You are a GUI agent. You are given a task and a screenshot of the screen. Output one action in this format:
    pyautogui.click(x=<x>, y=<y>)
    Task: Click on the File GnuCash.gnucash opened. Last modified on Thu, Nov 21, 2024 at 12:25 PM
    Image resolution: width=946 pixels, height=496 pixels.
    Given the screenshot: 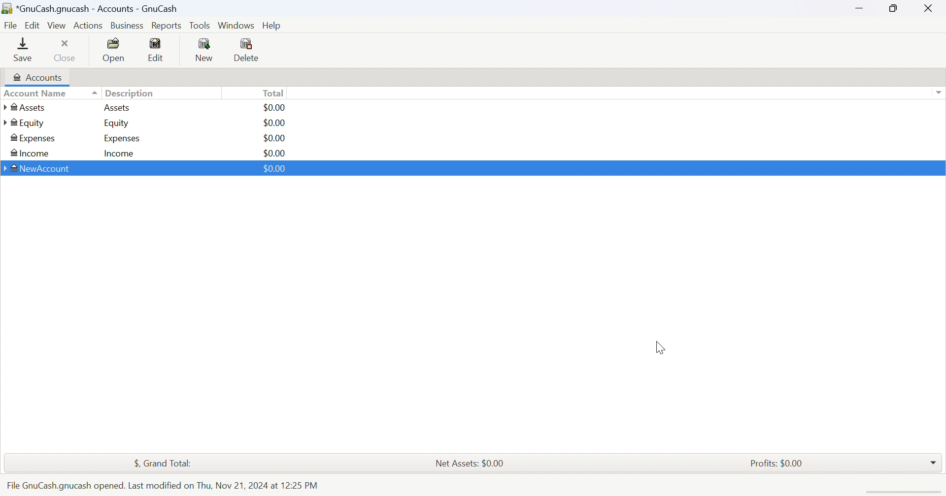 What is the action you would take?
    pyautogui.click(x=162, y=486)
    